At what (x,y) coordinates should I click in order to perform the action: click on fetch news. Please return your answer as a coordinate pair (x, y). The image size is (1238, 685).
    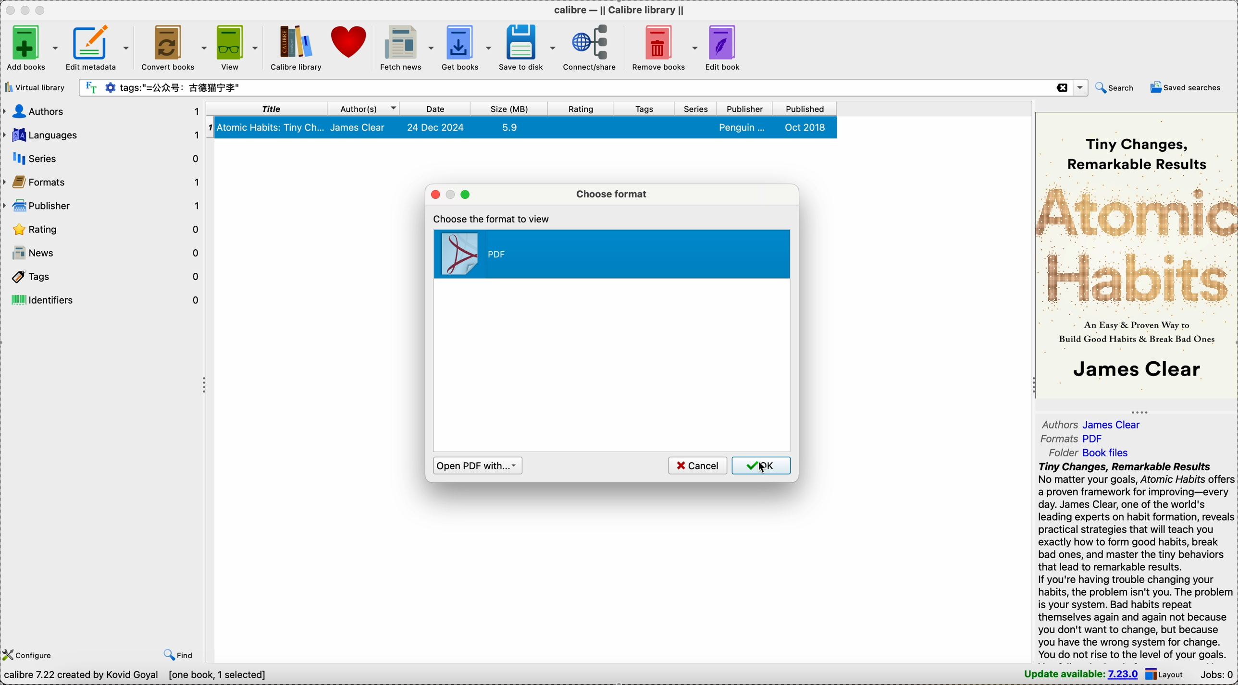
    Looking at the image, I should click on (406, 46).